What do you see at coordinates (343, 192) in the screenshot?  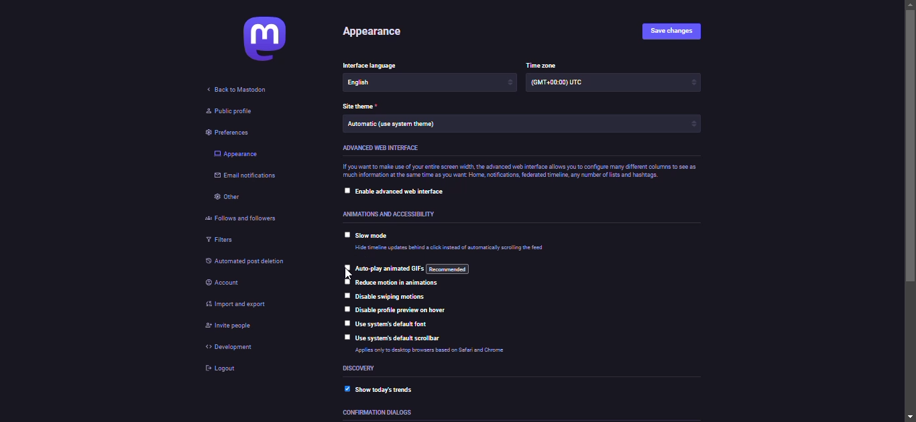 I see `click to select` at bounding box center [343, 192].